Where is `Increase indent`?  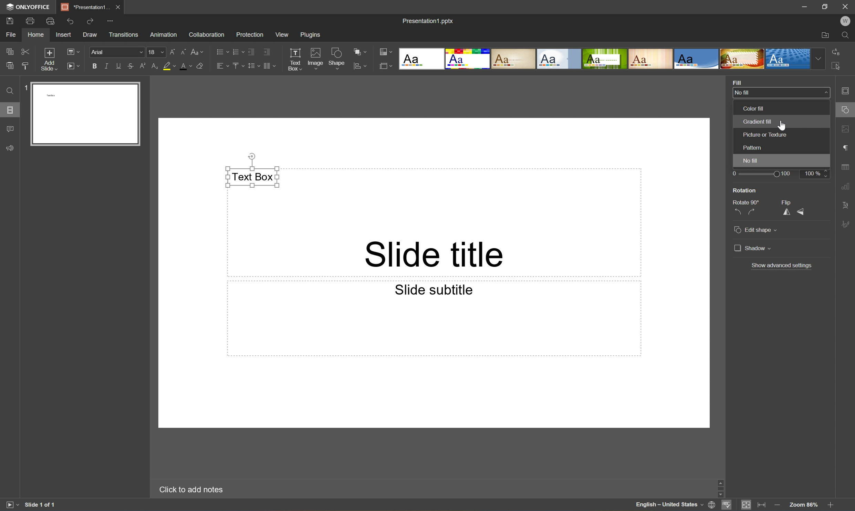 Increase indent is located at coordinates (267, 52).